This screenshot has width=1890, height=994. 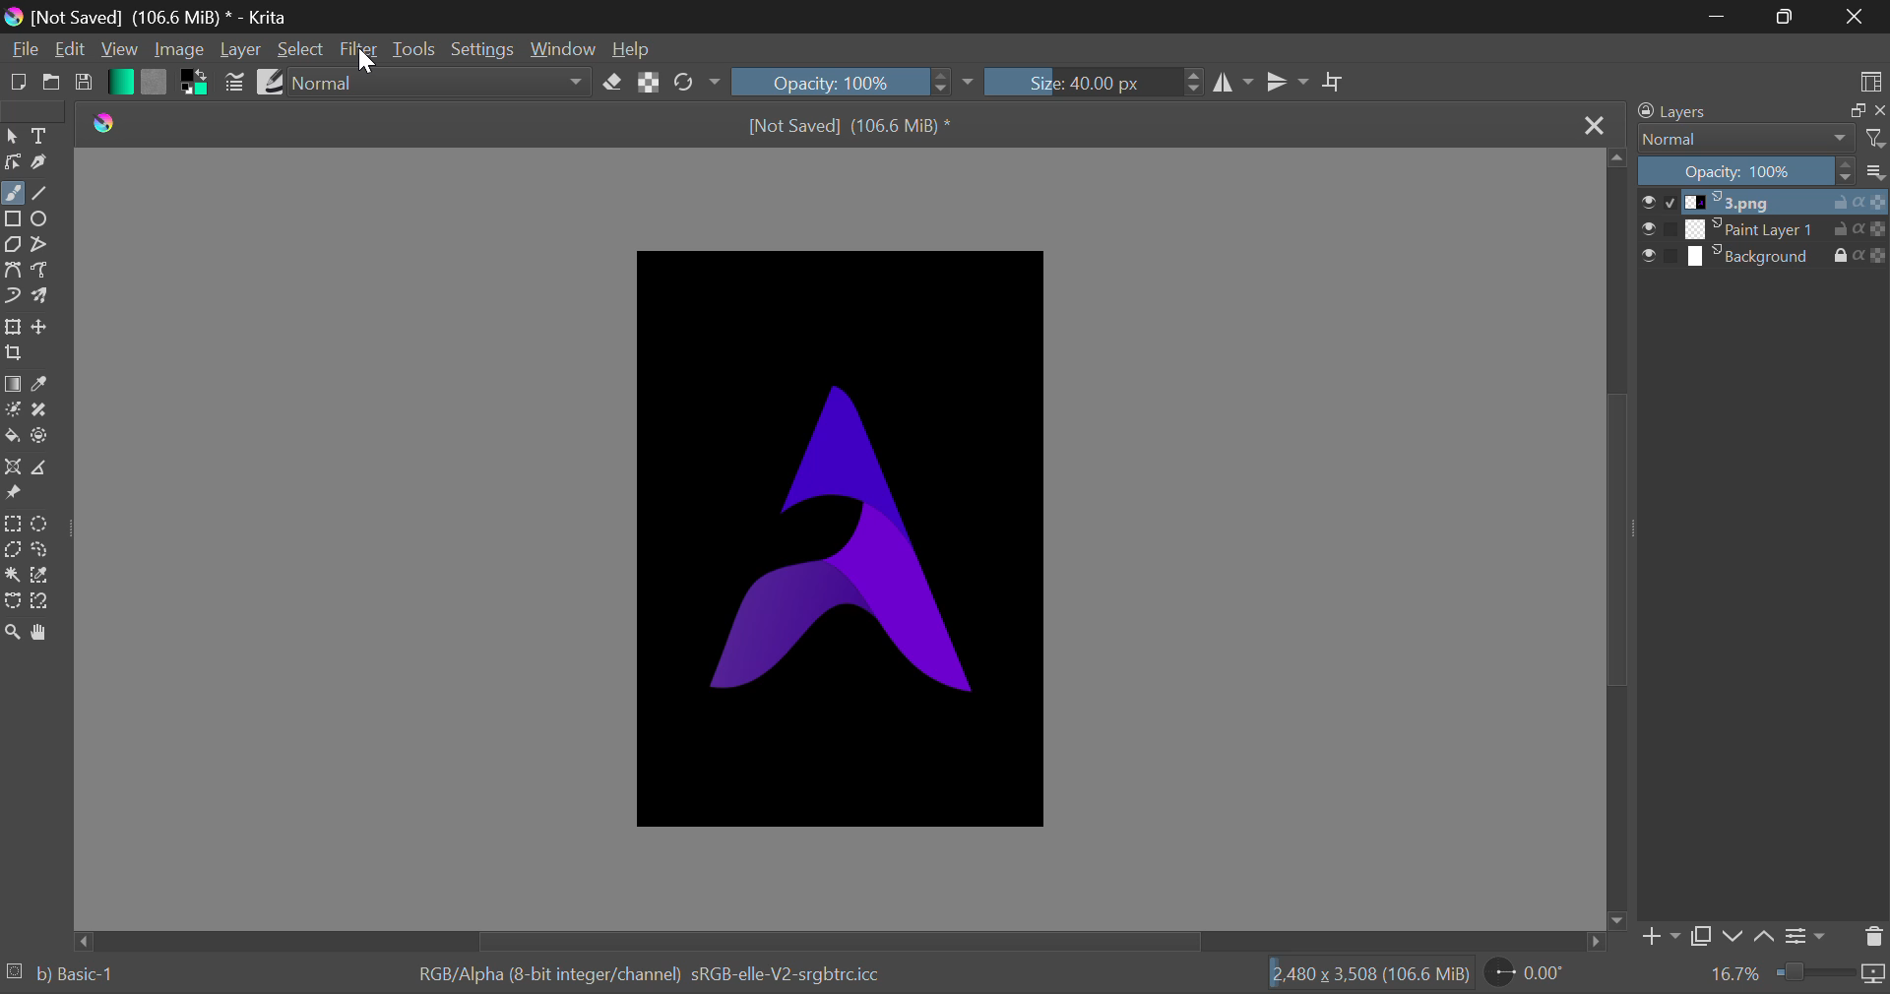 I want to click on Magnetic Selection, so click(x=43, y=601).